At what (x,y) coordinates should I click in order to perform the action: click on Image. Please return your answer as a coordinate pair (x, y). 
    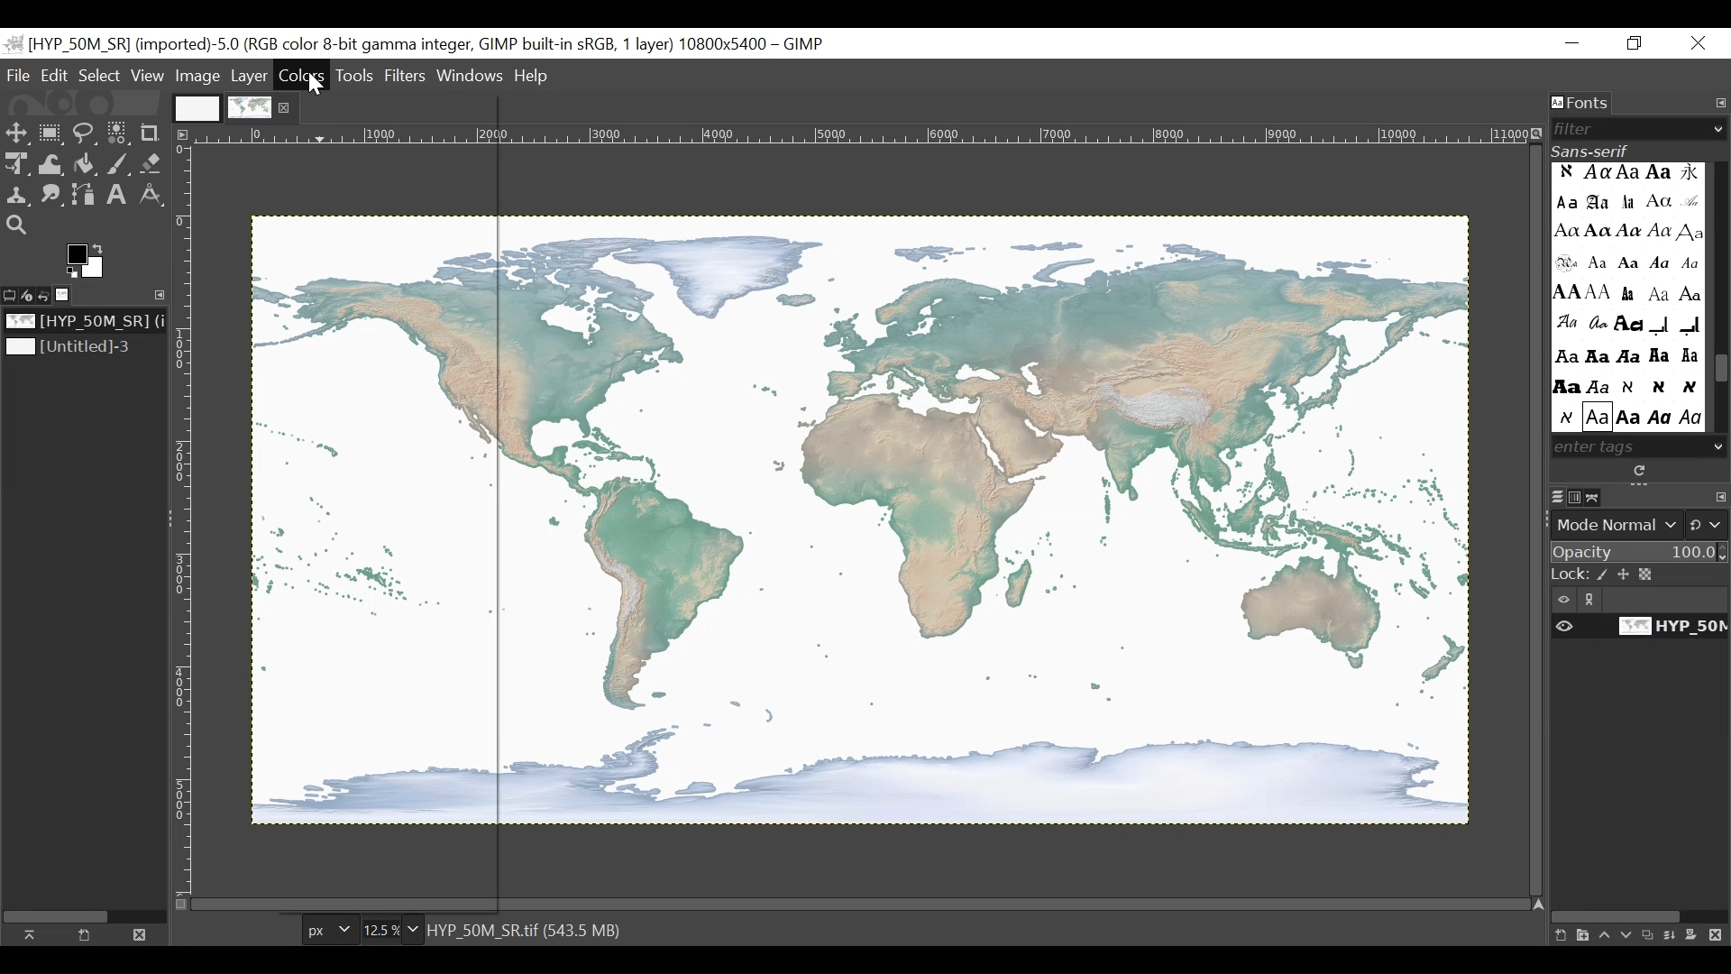
    Looking at the image, I should click on (69, 295).